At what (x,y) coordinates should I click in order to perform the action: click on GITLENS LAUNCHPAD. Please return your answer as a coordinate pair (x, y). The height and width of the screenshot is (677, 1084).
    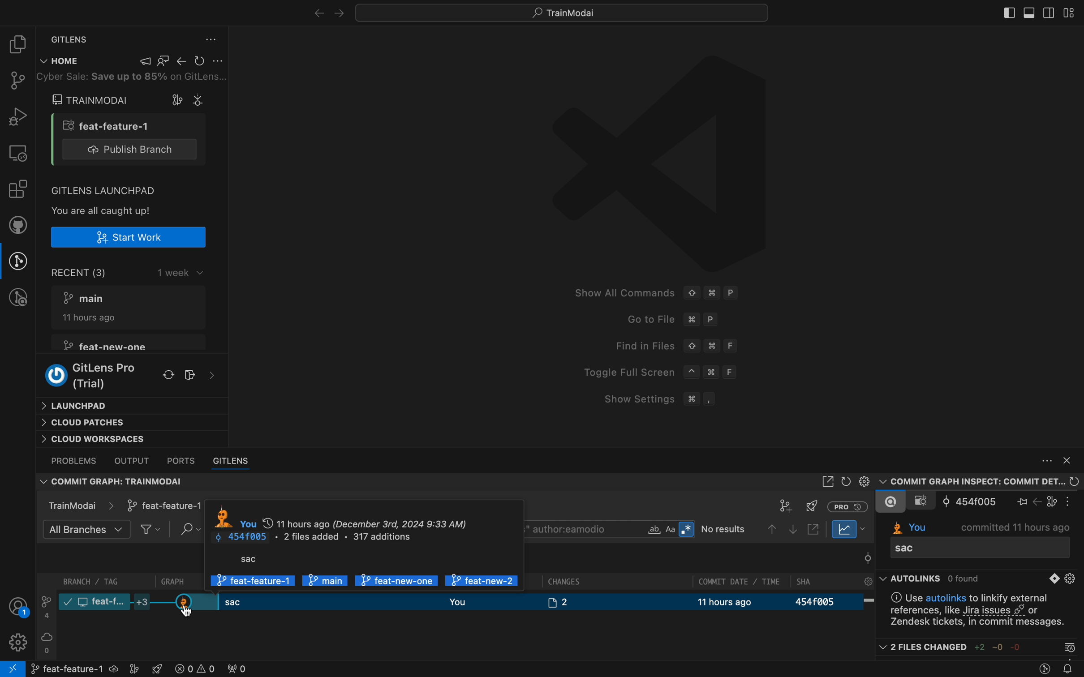
    Looking at the image, I should click on (104, 189).